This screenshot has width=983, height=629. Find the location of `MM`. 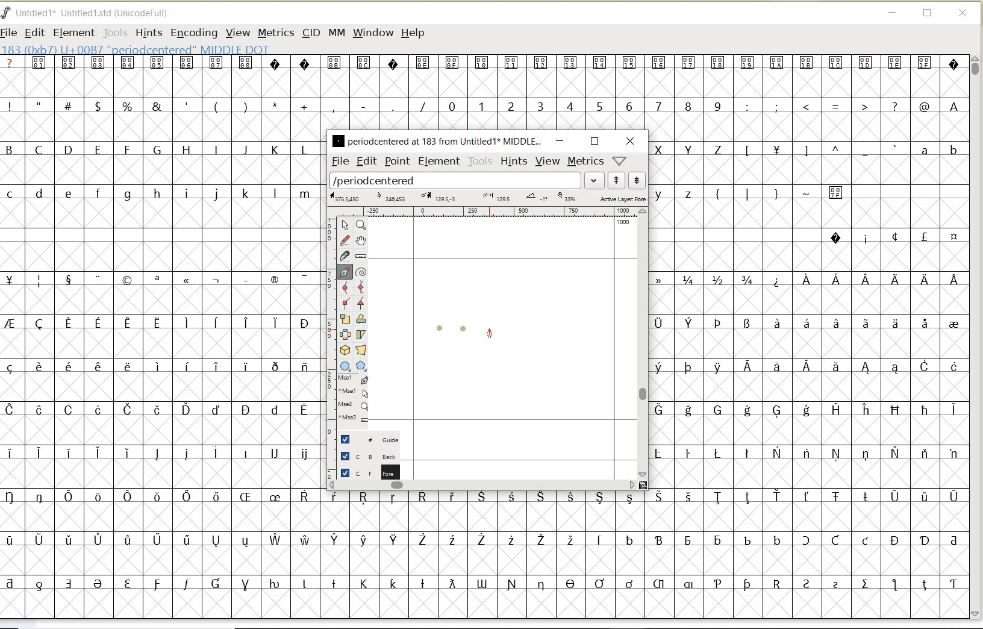

MM is located at coordinates (337, 33).